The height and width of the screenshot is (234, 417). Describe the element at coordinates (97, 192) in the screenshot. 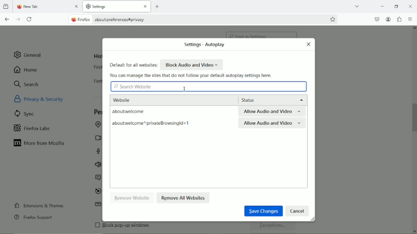

I see `autoplay` at that location.